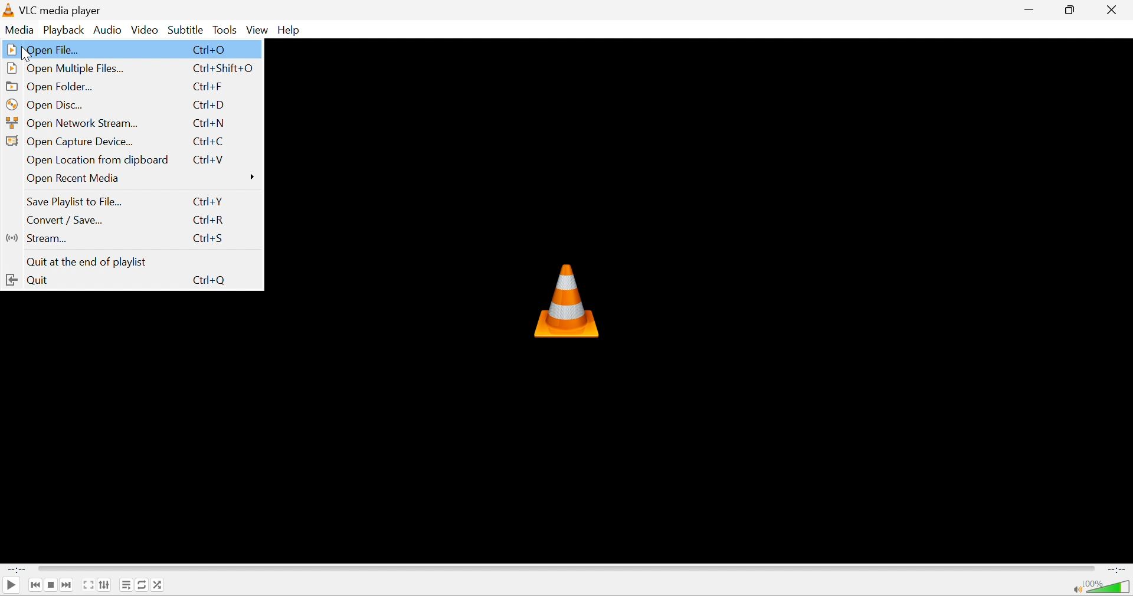 This screenshot has height=596, width=1133. What do you see at coordinates (37, 239) in the screenshot?
I see `Stream` at bounding box center [37, 239].